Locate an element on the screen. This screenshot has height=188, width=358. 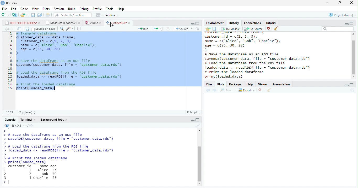
scroll up is located at coordinates (199, 131).